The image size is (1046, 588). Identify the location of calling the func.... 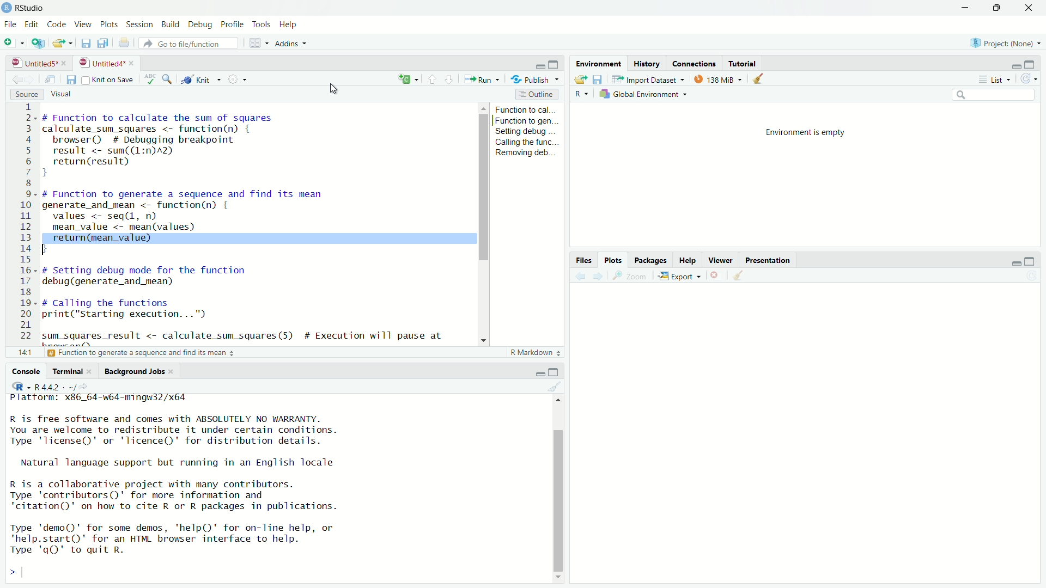
(529, 143).